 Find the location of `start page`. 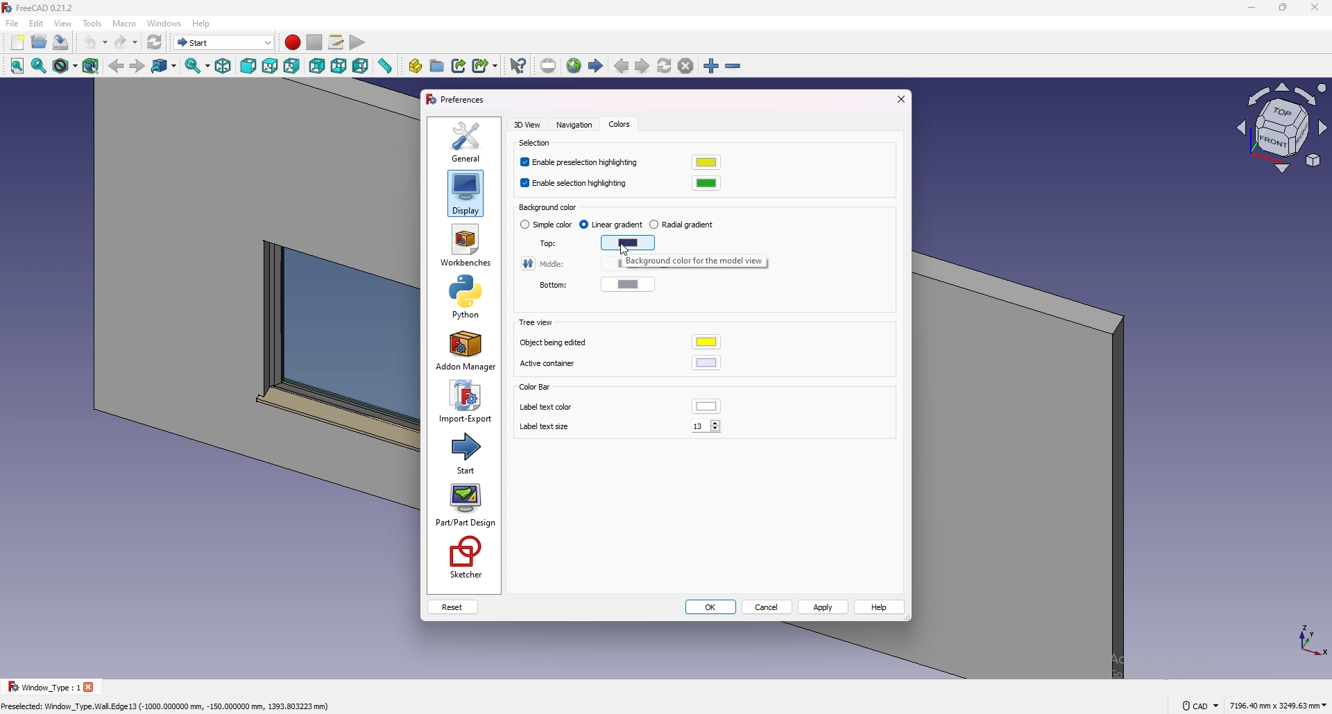

start page is located at coordinates (597, 66).